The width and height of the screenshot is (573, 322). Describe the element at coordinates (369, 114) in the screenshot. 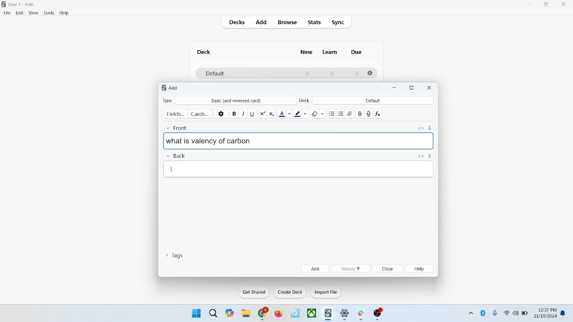

I see `record audio` at that location.